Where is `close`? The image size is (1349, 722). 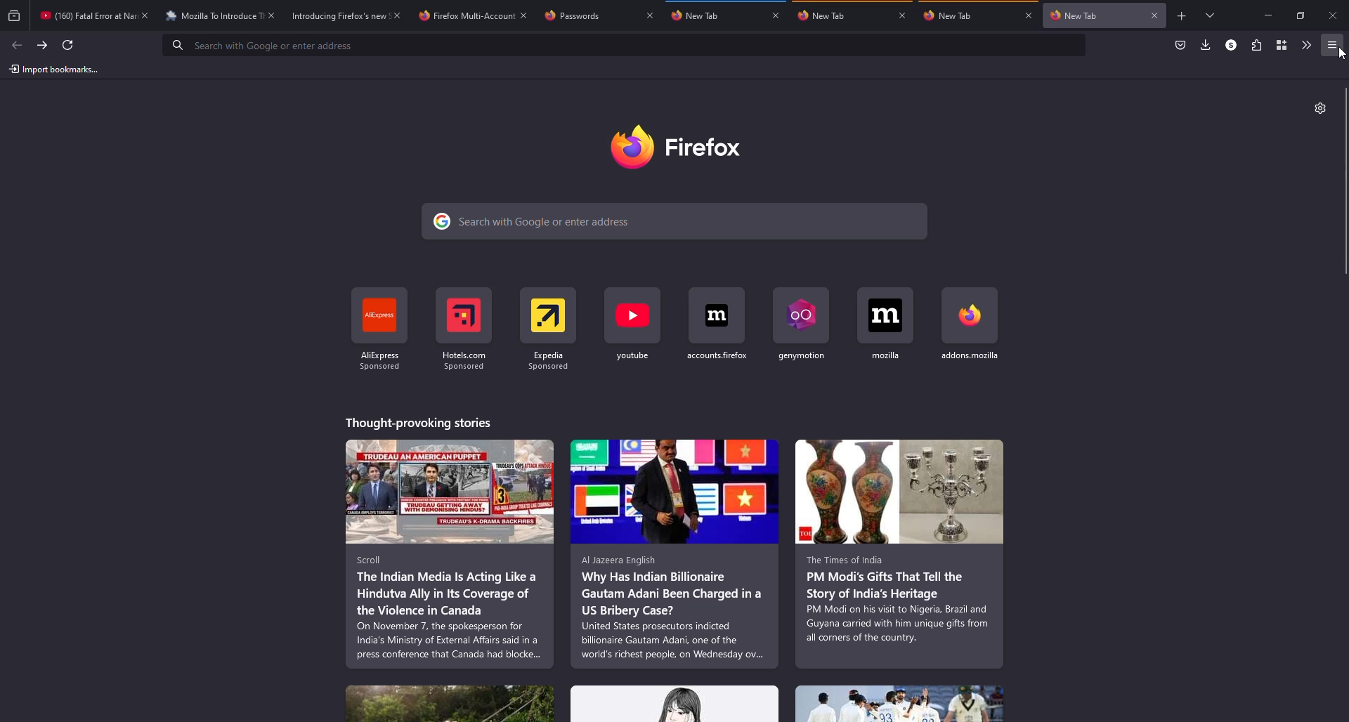 close is located at coordinates (651, 15).